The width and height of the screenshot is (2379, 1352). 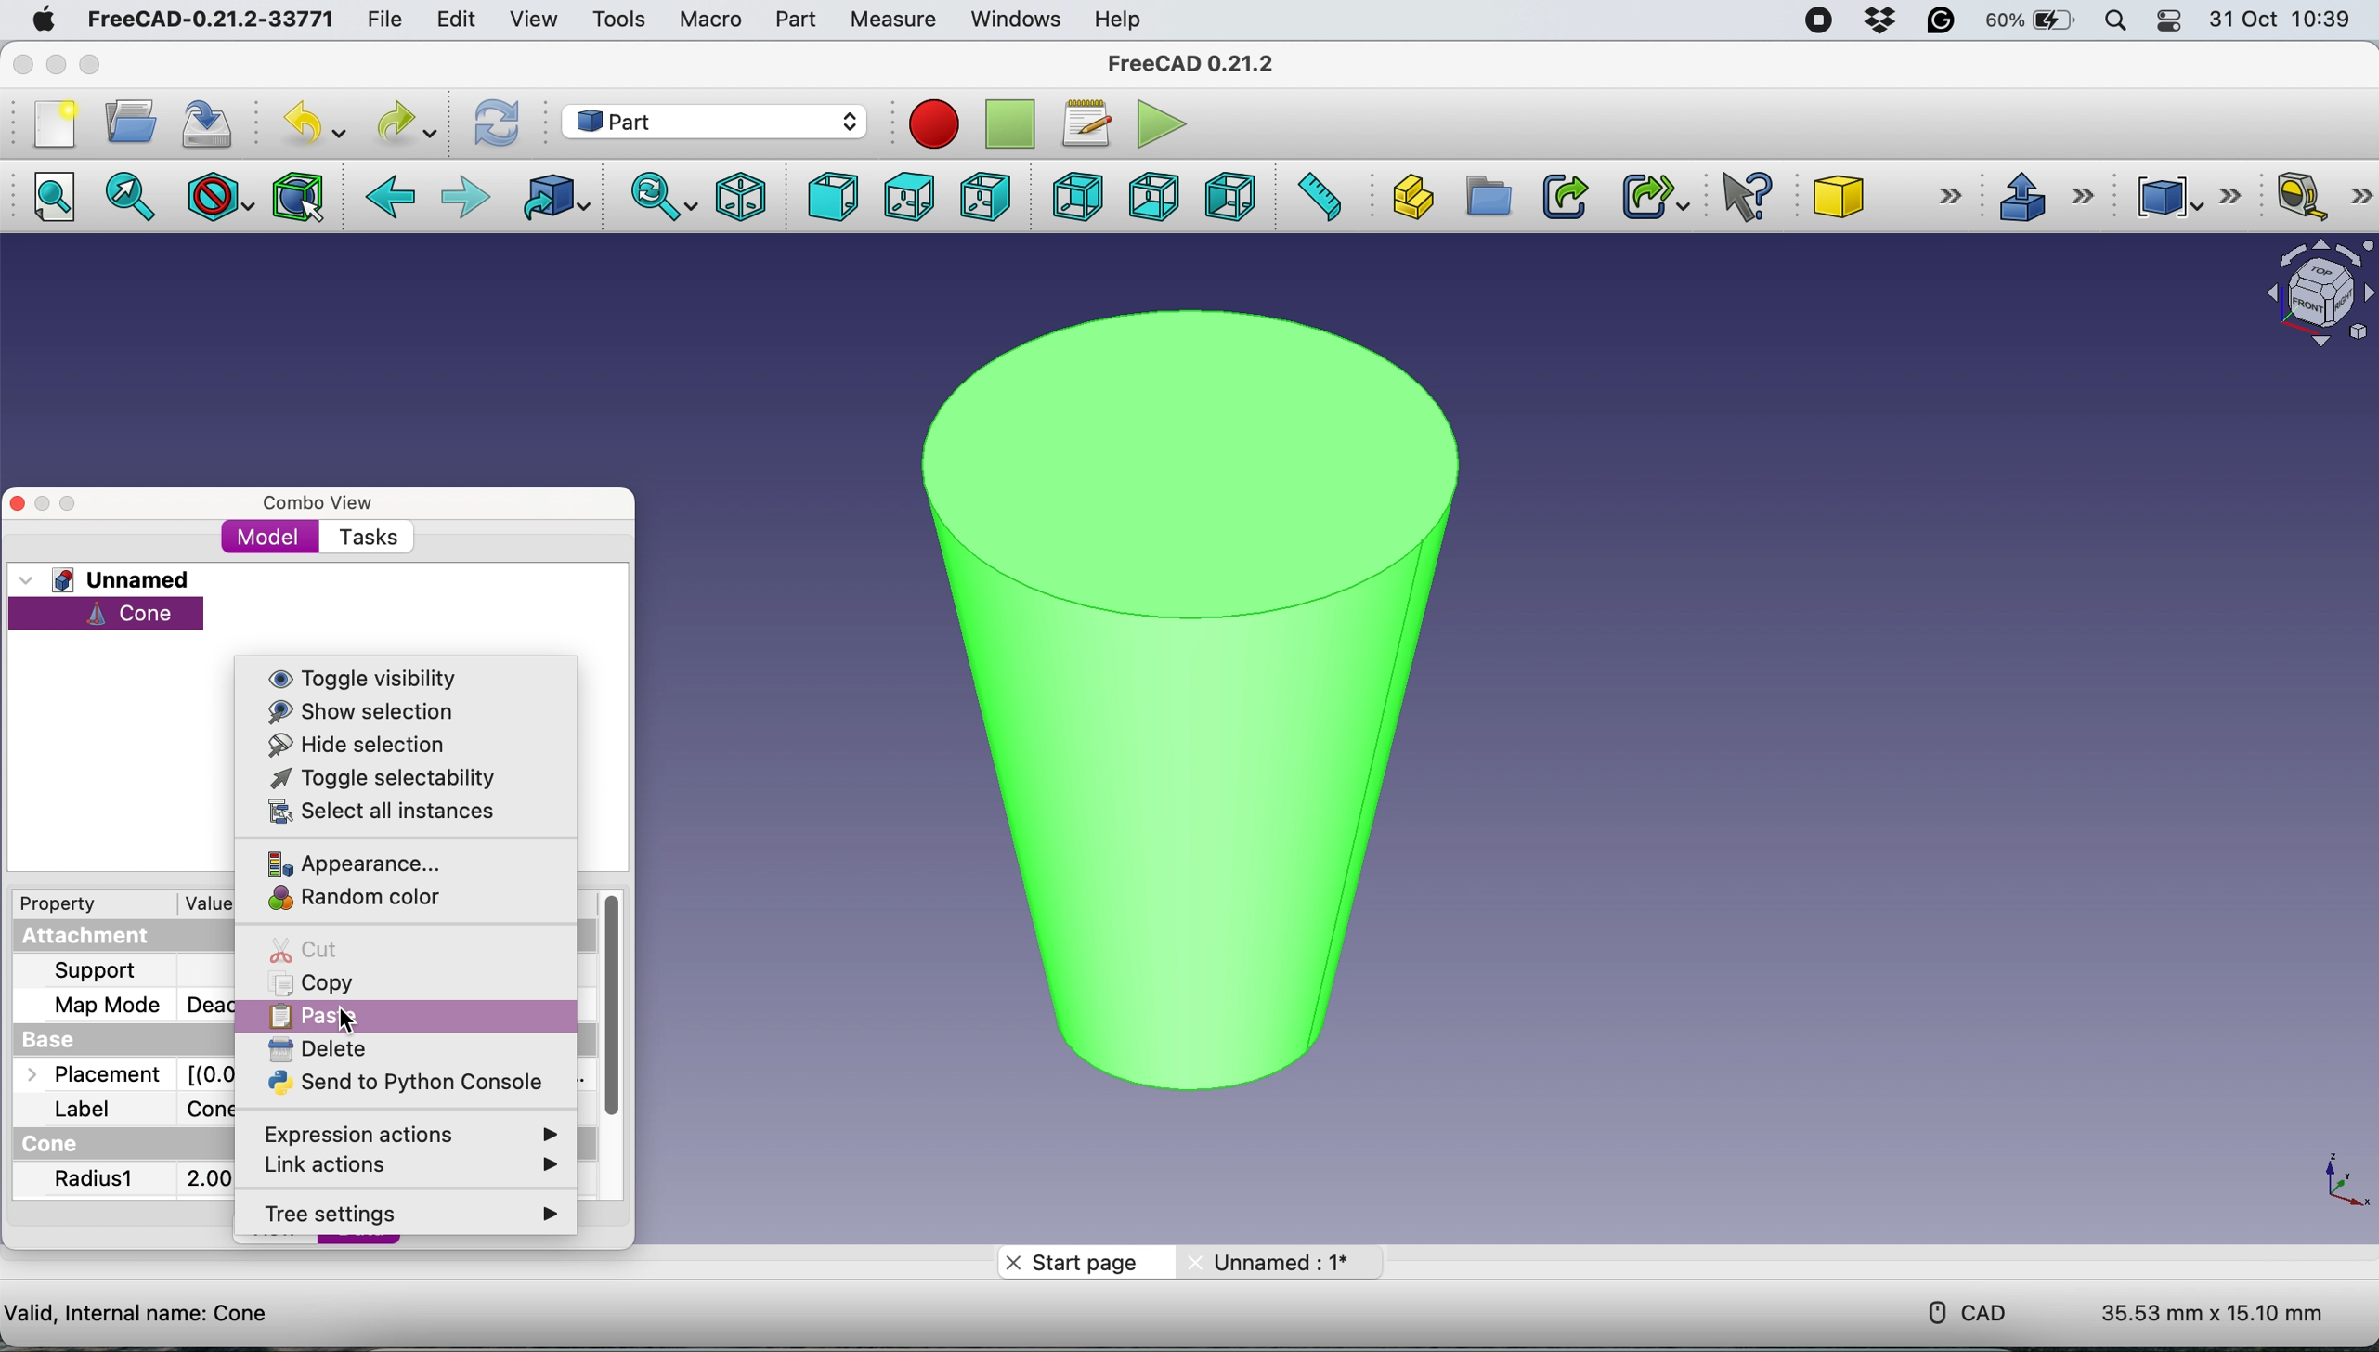 What do you see at coordinates (322, 1049) in the screenshot?
I see `delete` at bounding box center [322, 1049].